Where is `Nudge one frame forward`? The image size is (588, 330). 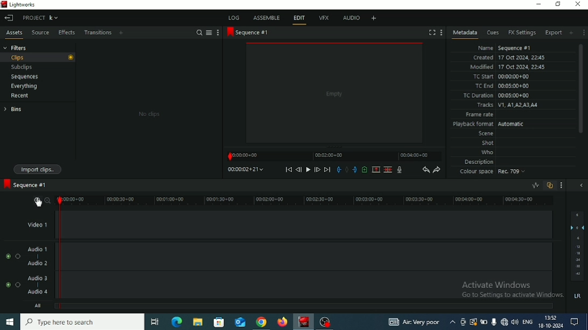
Nudge one frame forward is located at coordinates (317, 170).